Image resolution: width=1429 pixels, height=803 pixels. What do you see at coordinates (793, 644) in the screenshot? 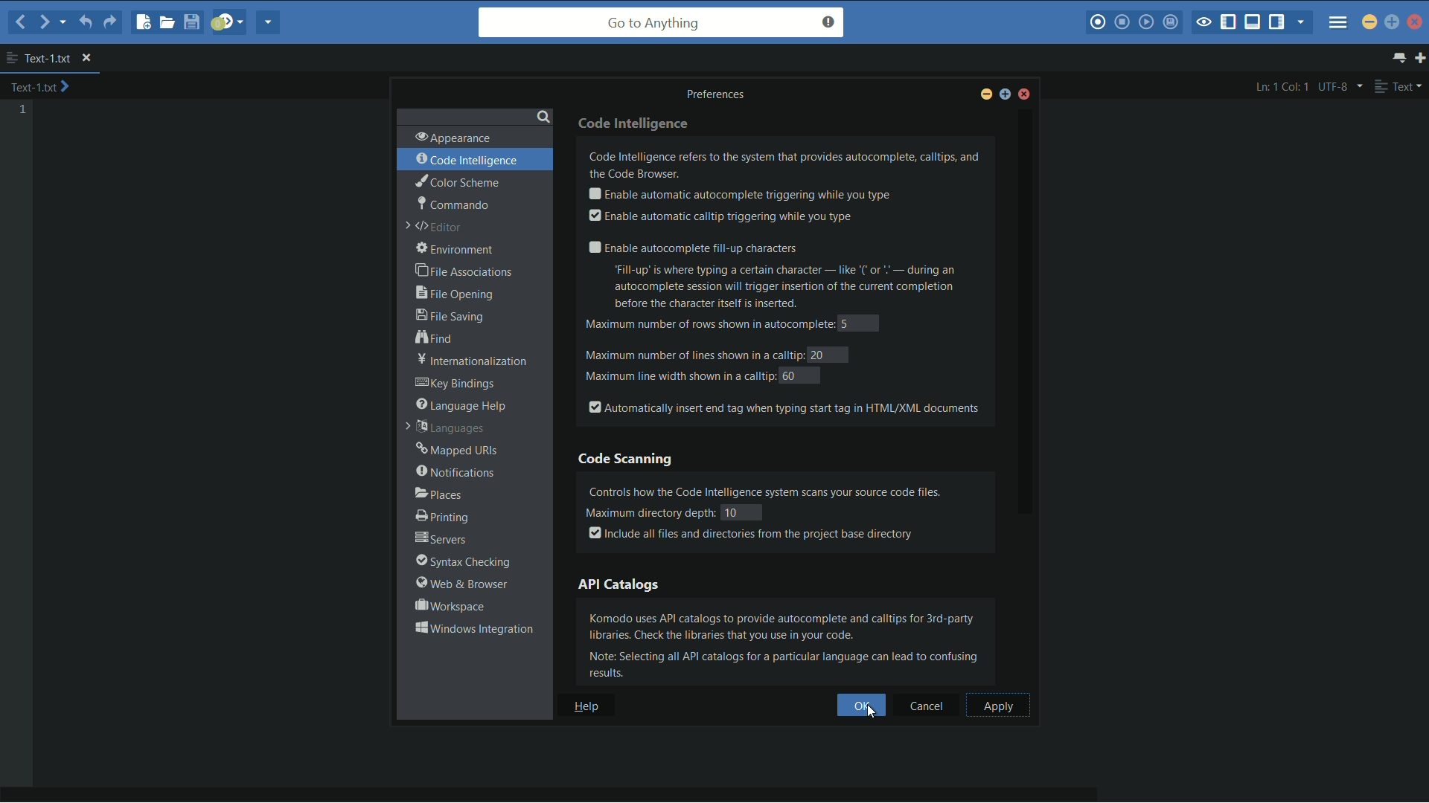
I see `Komodo uses AP catalogs to provide autocomplete and calltips for 3rd-party
libraries. Check the libraries that you use in your code.

Note: Selecting all API catalogs for a particular language can lead to confusing
results.` at bounding box center [793, 644].